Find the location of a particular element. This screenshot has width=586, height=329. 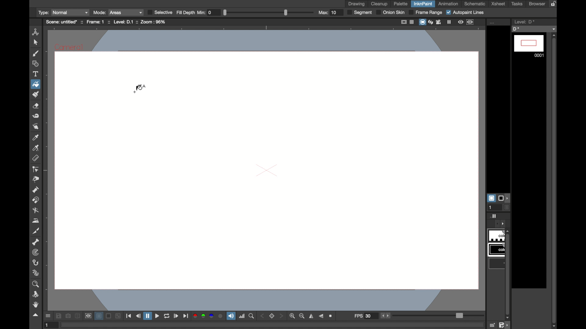

flip vertically is located at coordinates (320, 316).